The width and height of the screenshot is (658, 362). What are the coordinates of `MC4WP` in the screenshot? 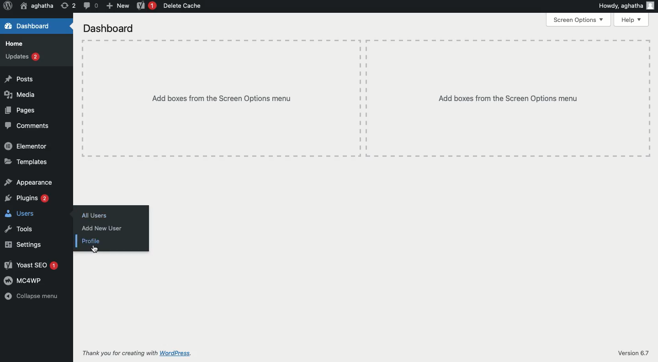 It's located at (23, 281).